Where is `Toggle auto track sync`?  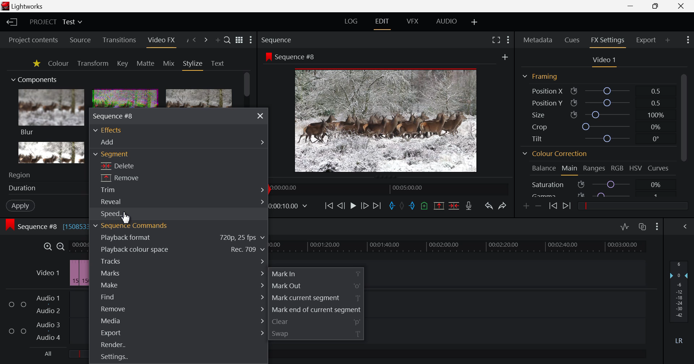 Toggle auto track sync is located at coordinates (643, 227).